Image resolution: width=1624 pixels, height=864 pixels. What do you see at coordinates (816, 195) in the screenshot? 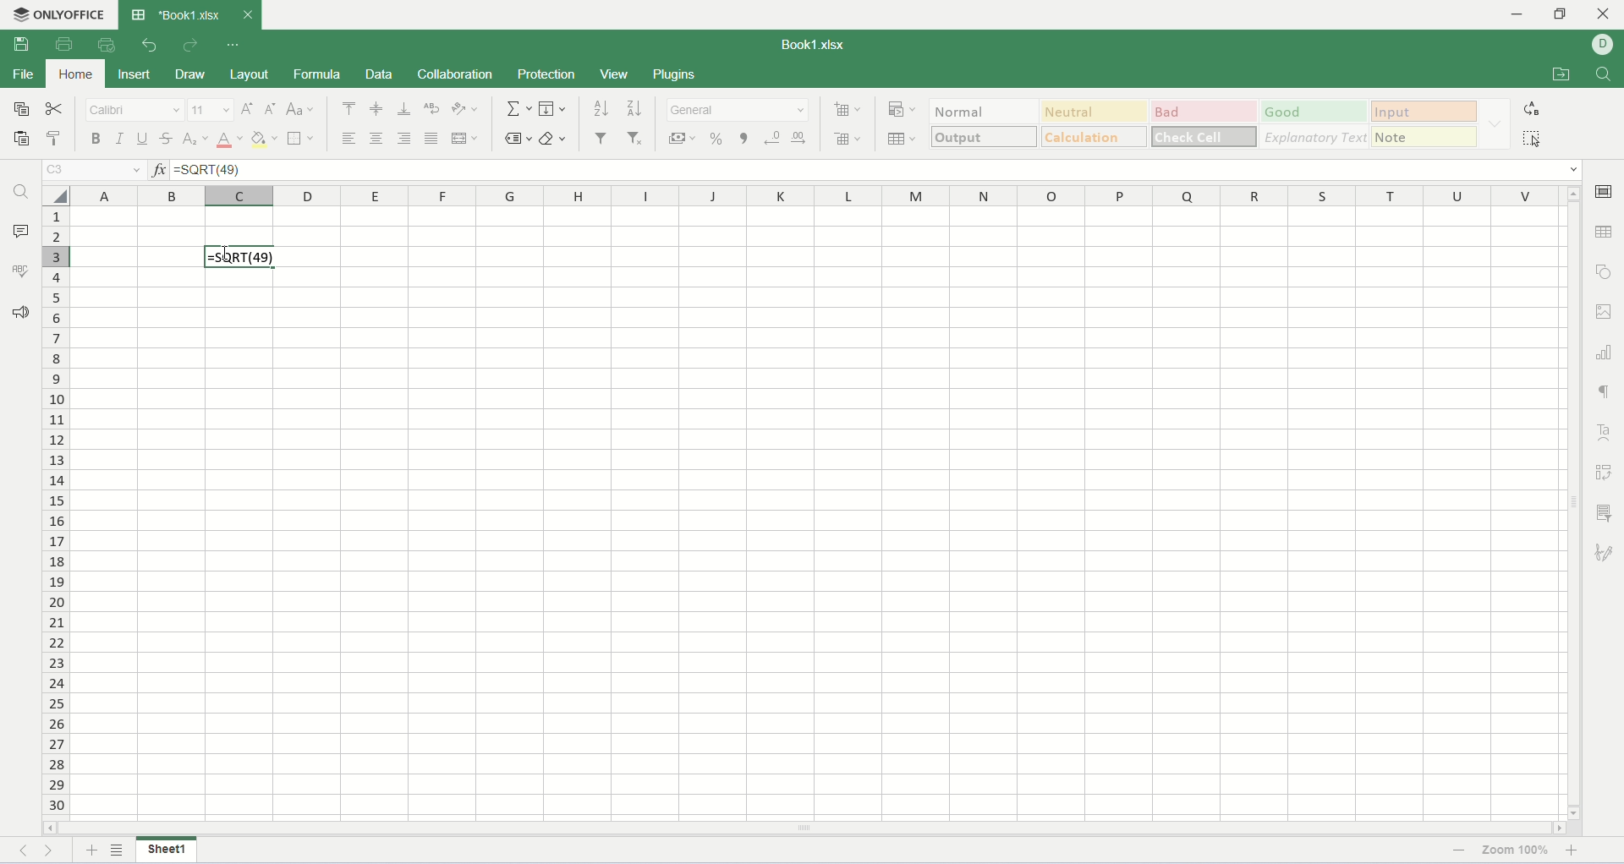
I see `column name` at bounding box center [816, 195].